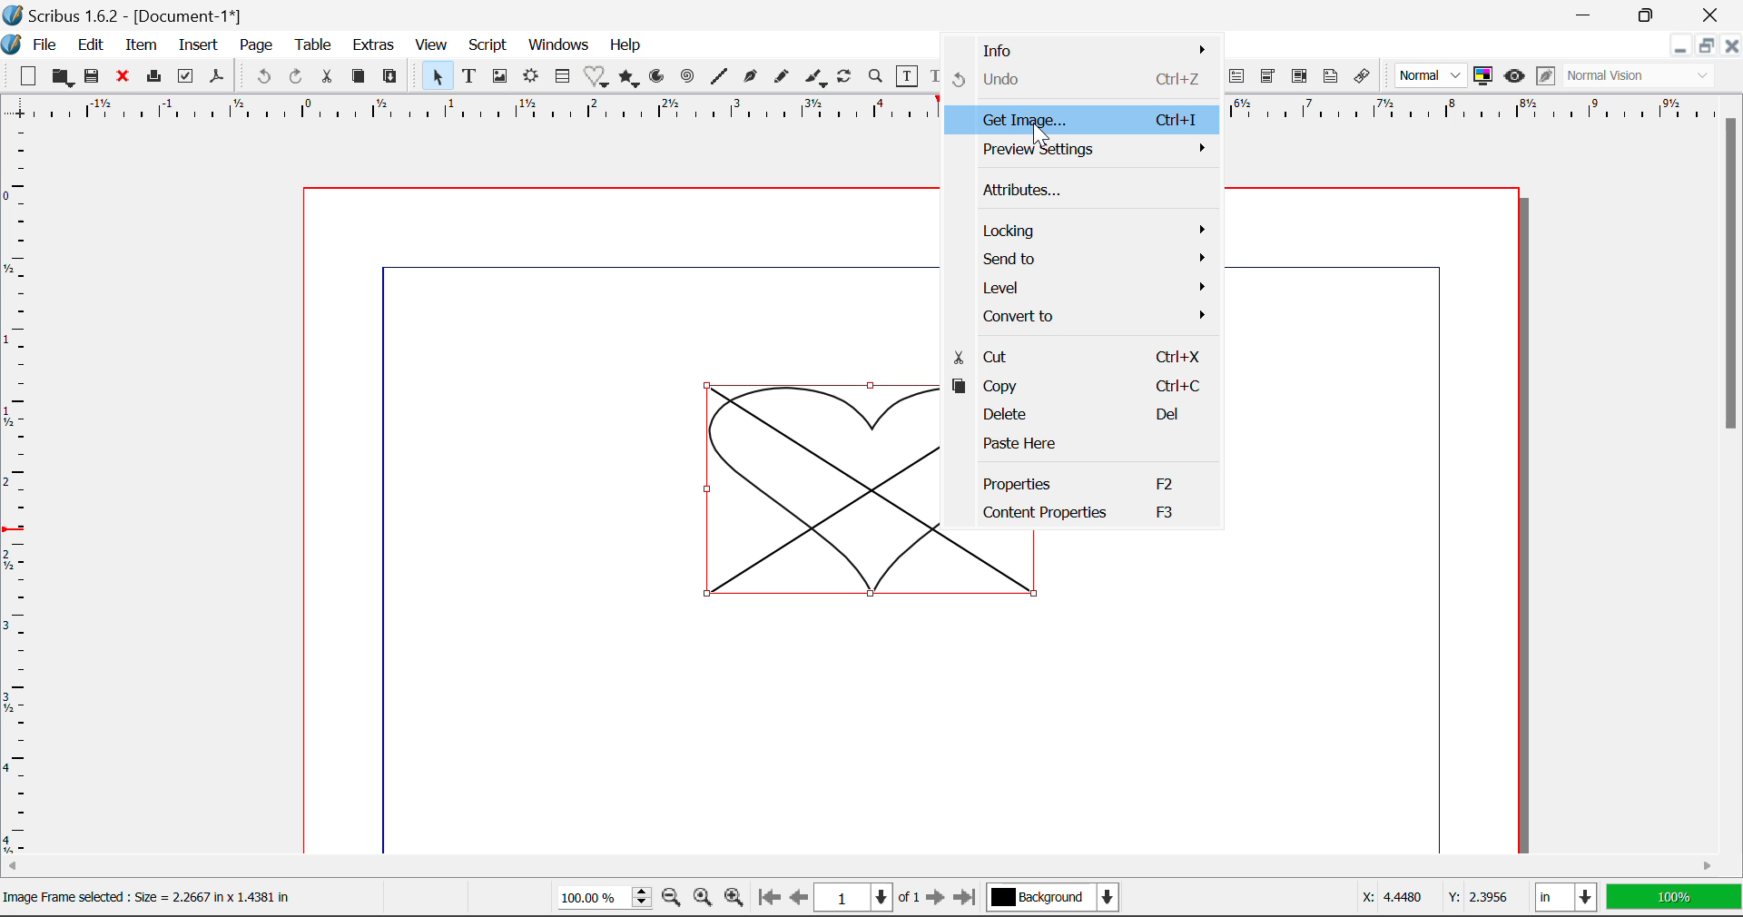 The width and height of the screenshot is (1743, 917). I want to click on Preflight Verifier, so click(187, 81).